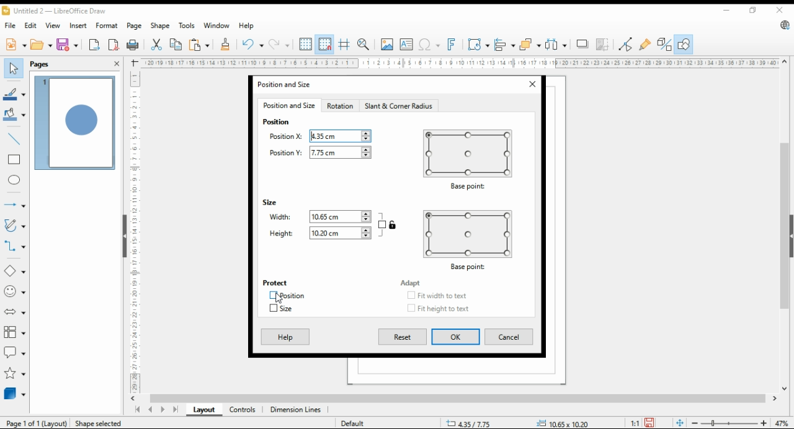 This screenshot has width=794, height=429. What do you see at coordinates (430, 45) in the screenshot?
I see `insert special characters` at bounding box center [430, 45].